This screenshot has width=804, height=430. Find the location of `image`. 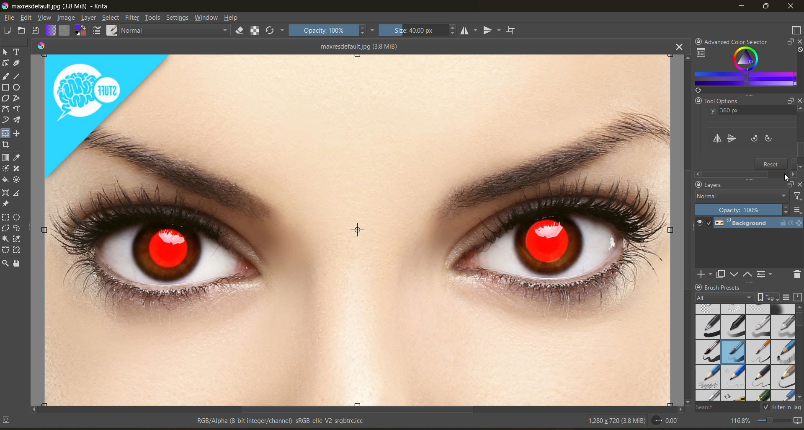

image is located at coordinates (67, 18).